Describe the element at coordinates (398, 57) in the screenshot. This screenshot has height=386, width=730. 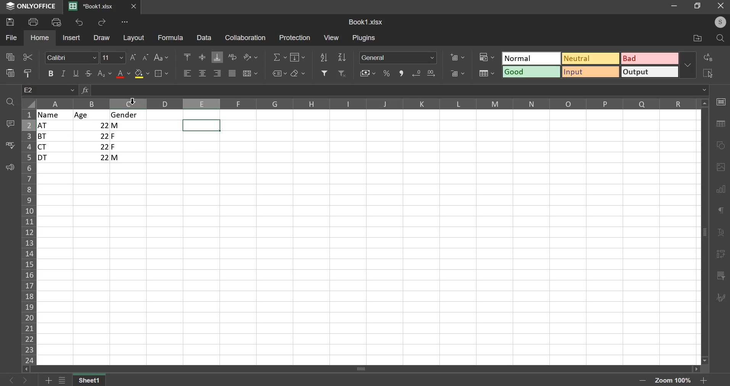
I see `number format` at that location.